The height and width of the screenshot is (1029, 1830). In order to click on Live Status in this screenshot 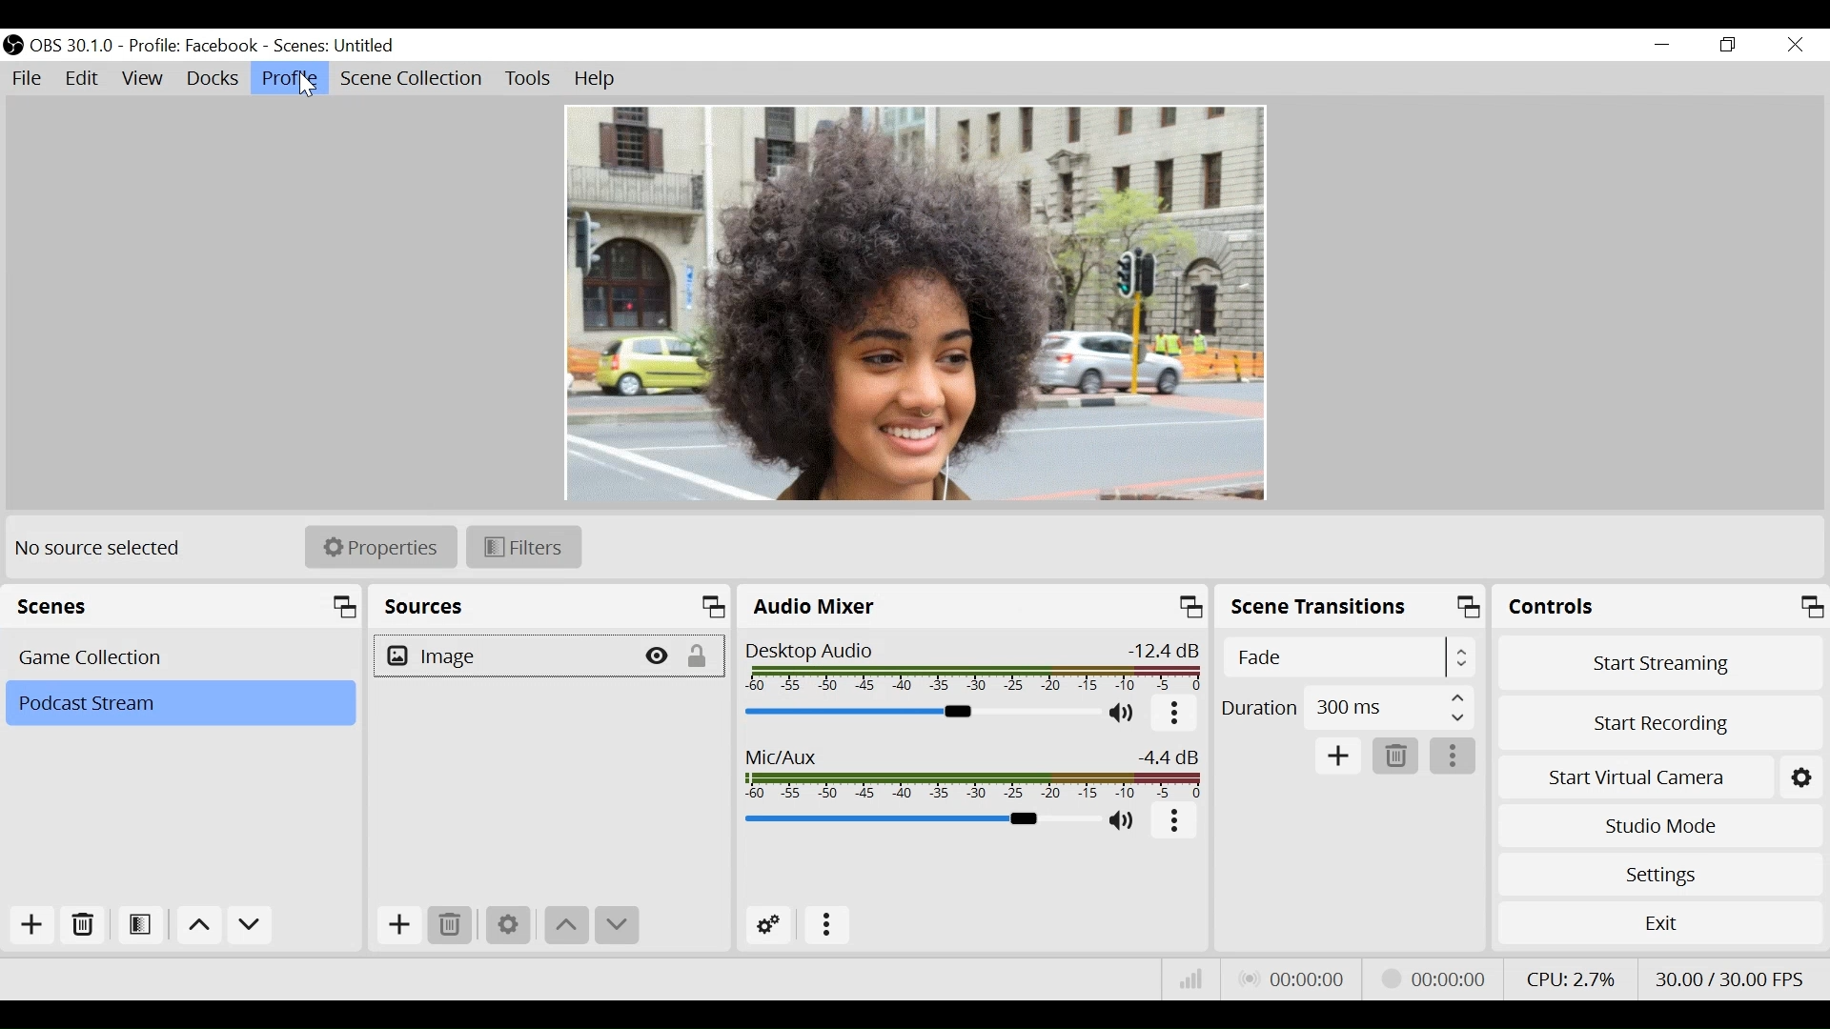, I will do `click(1297, 981)`.